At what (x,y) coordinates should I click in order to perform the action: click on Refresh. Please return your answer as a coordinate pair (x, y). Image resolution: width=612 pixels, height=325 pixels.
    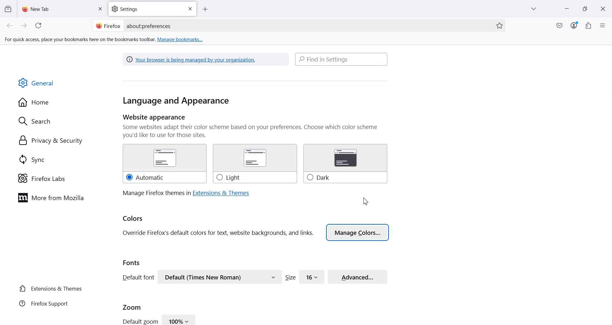
    Looking at the image, I should click on (40, 26).